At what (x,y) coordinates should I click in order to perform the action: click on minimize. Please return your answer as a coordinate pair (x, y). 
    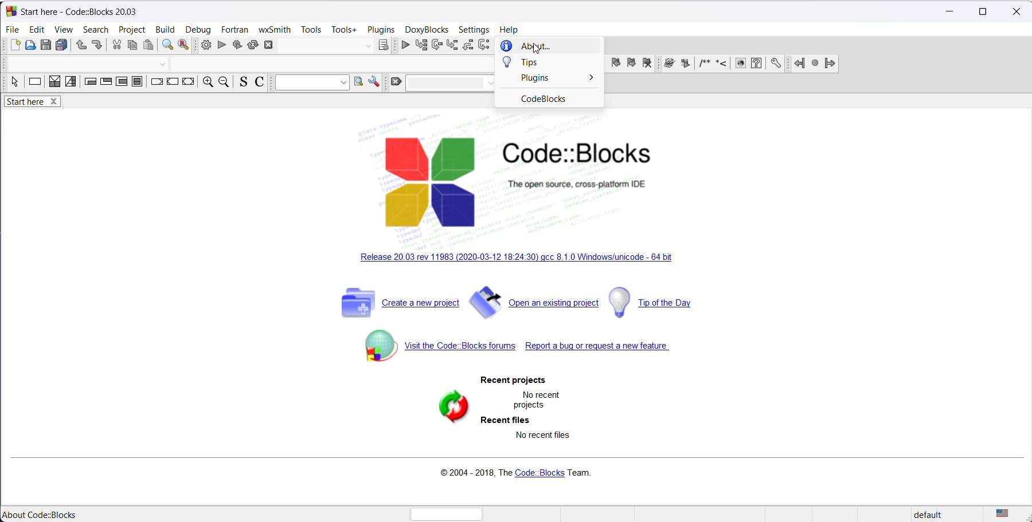
    Looking at the image, I should click on (950, 10).